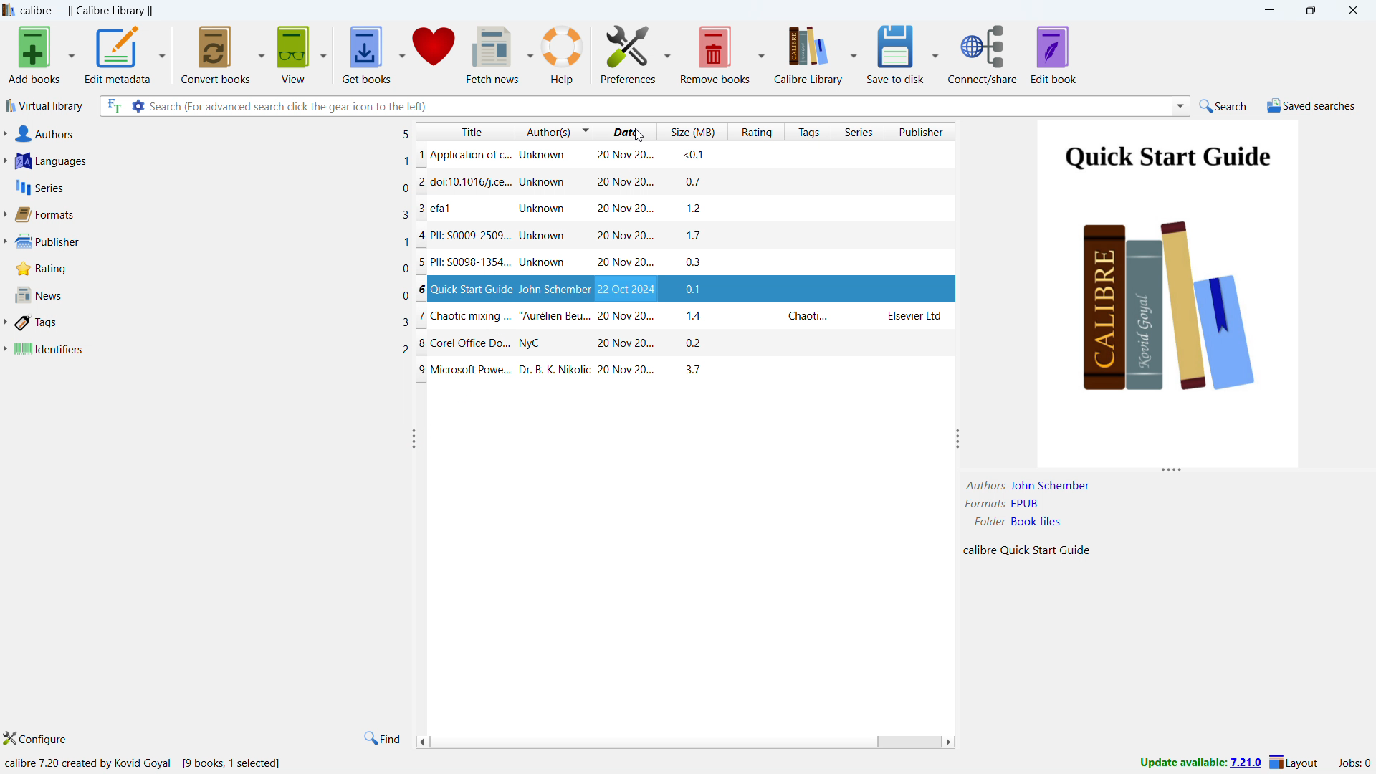 Image resolution: width=1376 pixels, height=774 pixels. What do you see at coordinates (907, 743) in the screenshot?
I see `Horizontal scrollbar` at bounding box center [907, 743].